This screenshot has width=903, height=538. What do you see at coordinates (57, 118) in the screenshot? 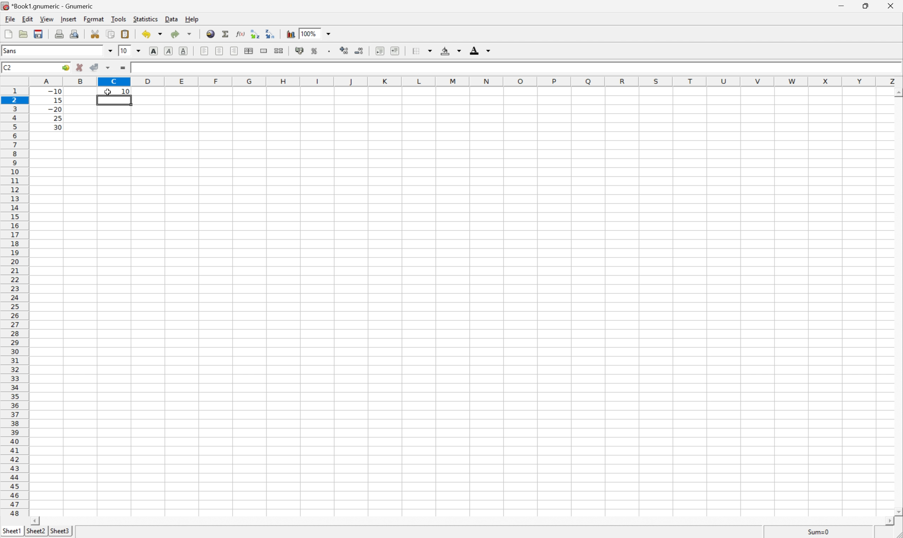
I see `25` at bounding box center [57, 118].